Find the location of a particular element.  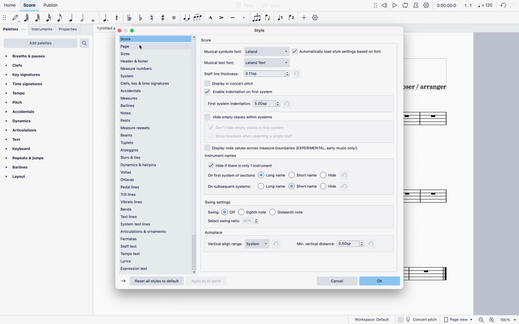

measure repeats is located at coordinates (153, 127).